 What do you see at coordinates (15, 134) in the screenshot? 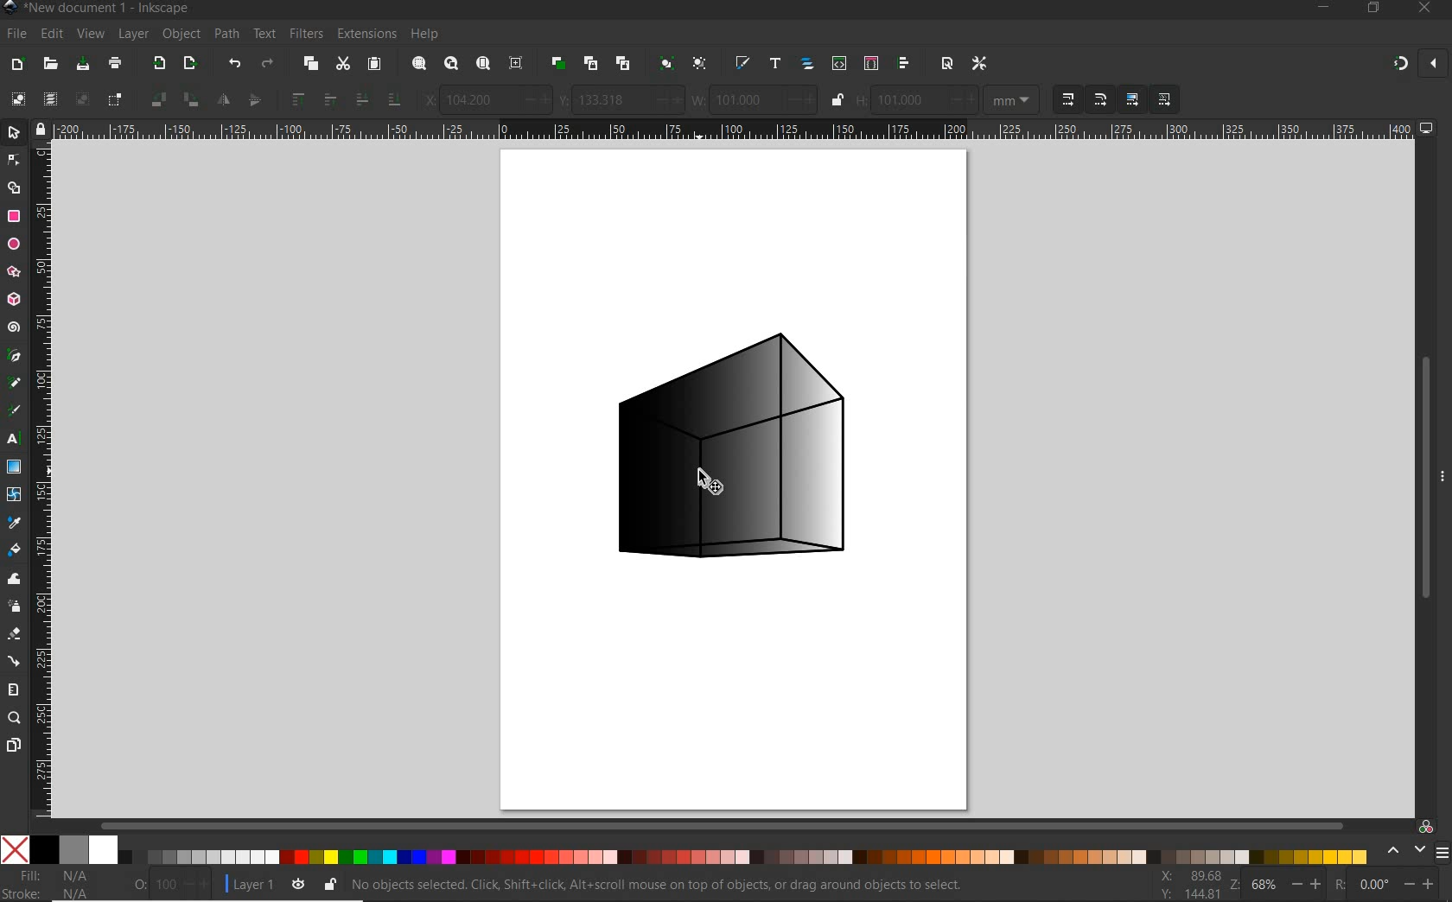
I see `SELECTOR TOOL` at bounding box center [15, 134].